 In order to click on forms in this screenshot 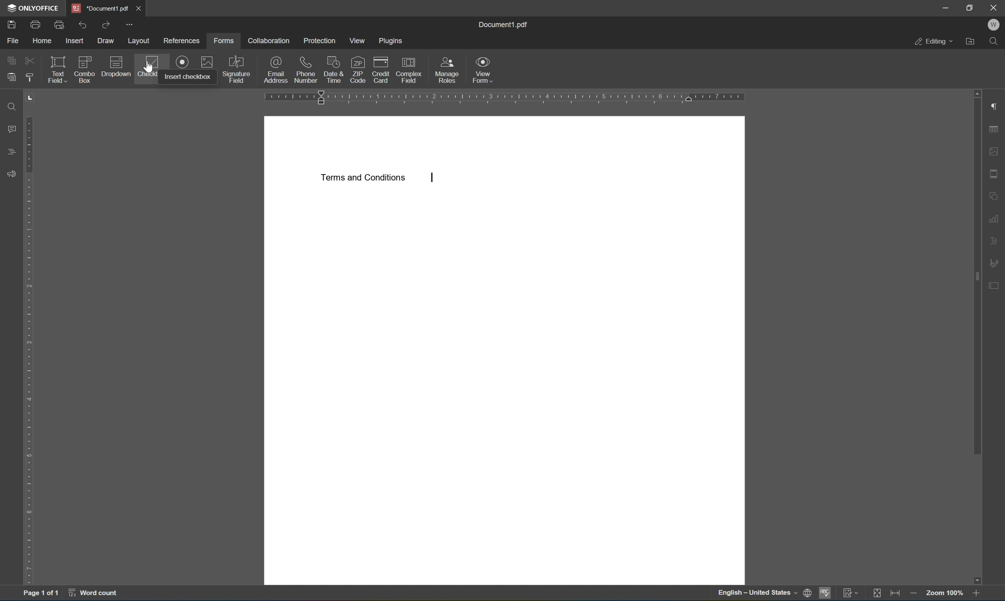, I will do `click(225, 41)`.